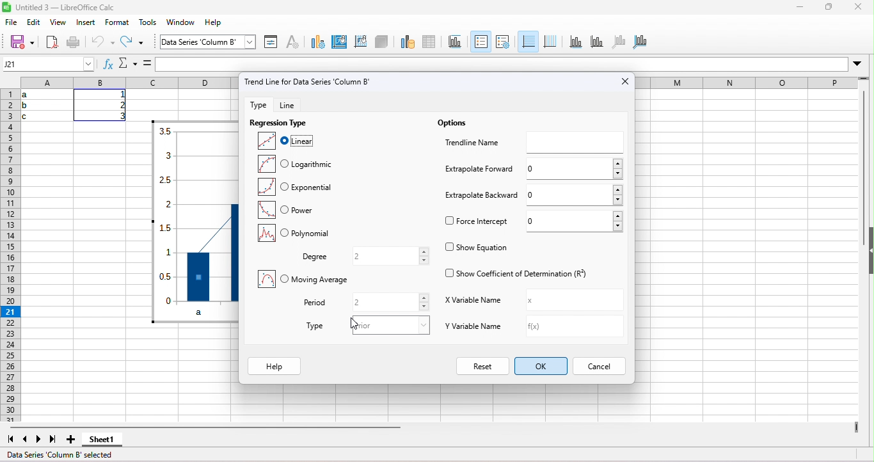  I want to click on vertical scroll bar, so click(861, 168).